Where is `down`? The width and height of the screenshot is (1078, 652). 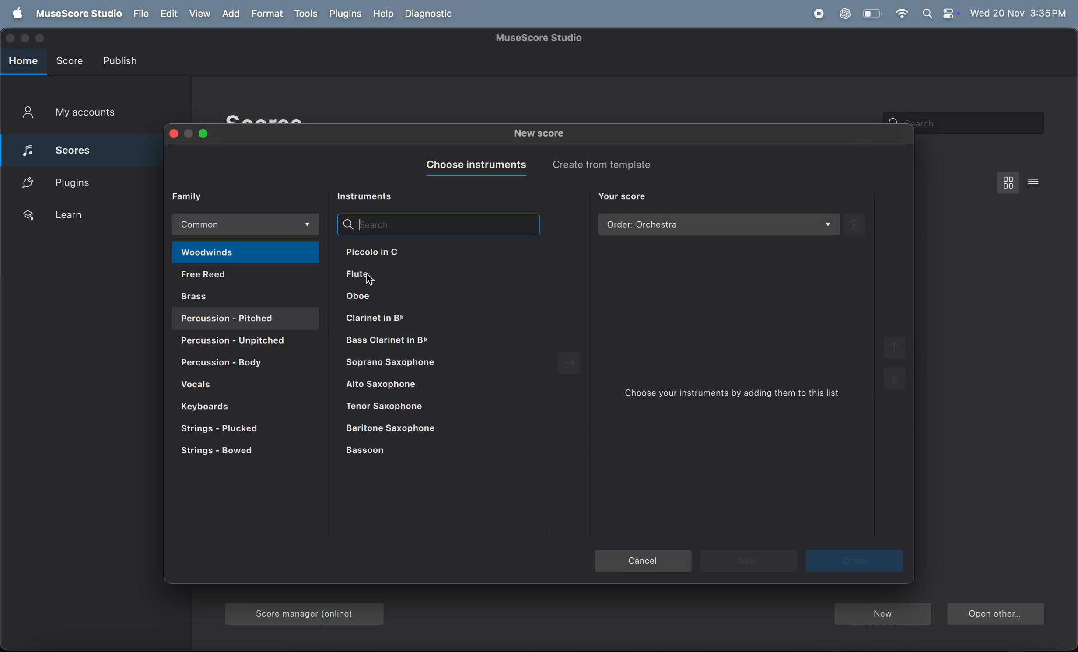
down is located at coordinates (896, 382).